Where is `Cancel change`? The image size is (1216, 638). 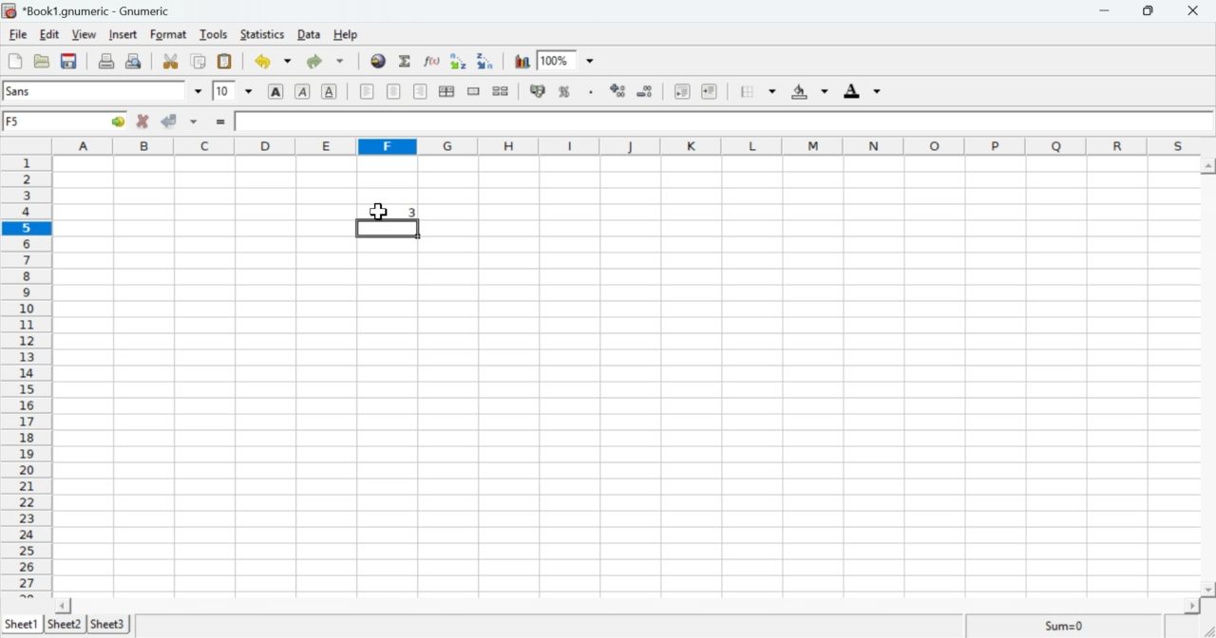
Cancel change is located at coordinates (144, 121).